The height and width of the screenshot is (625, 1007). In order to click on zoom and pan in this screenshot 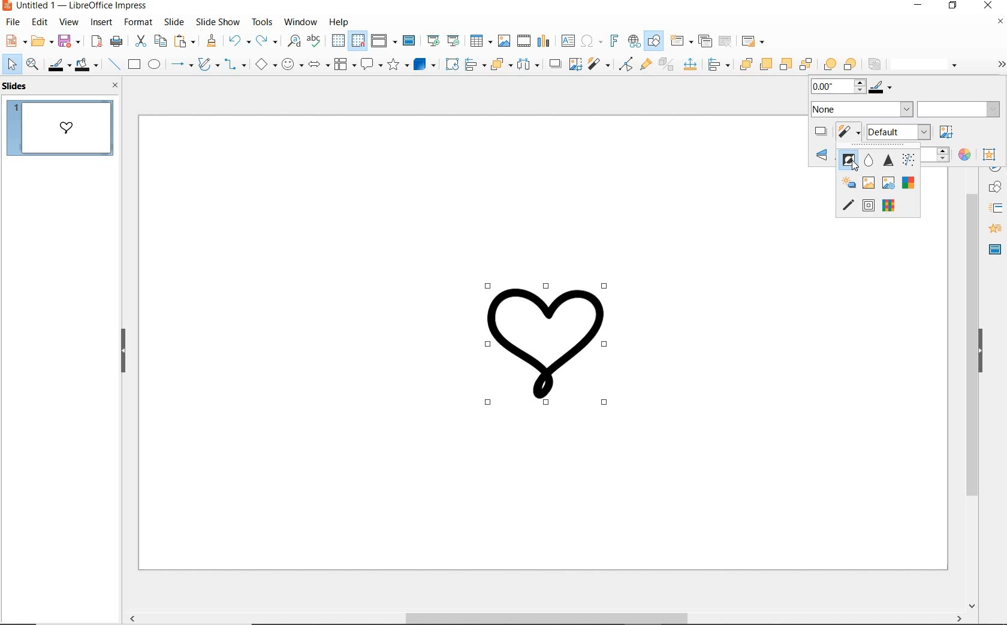, I will do `click(31, 64)`.